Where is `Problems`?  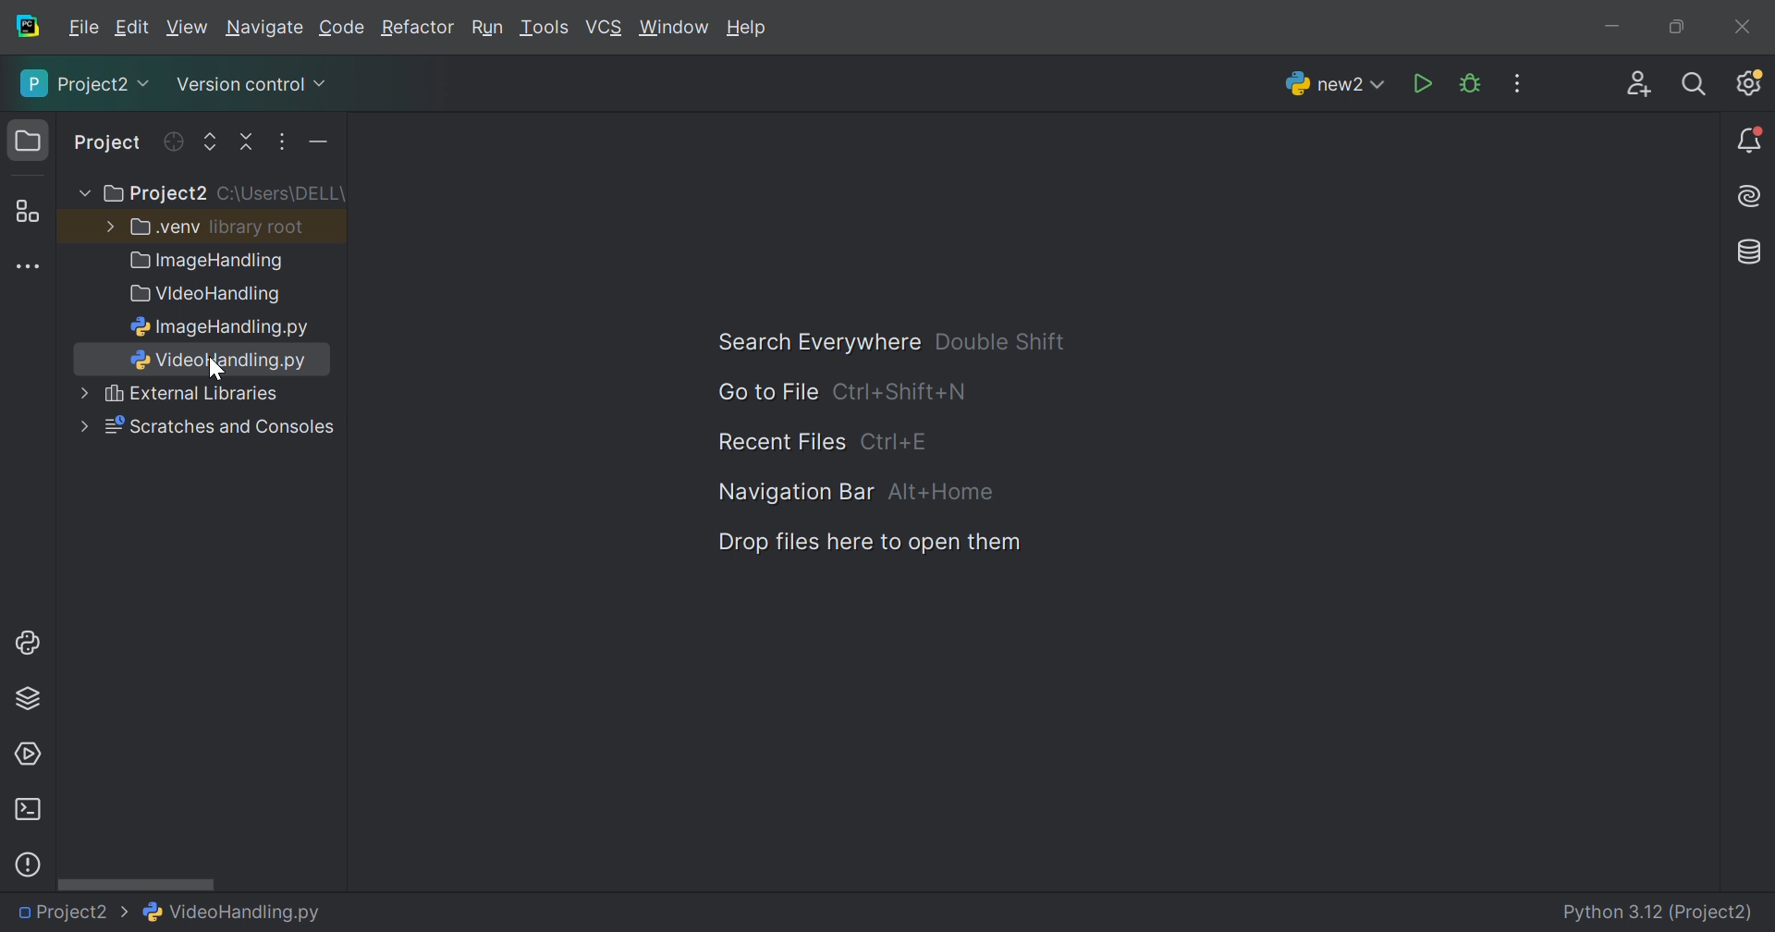 Problems is located at coordinates (28, 865).